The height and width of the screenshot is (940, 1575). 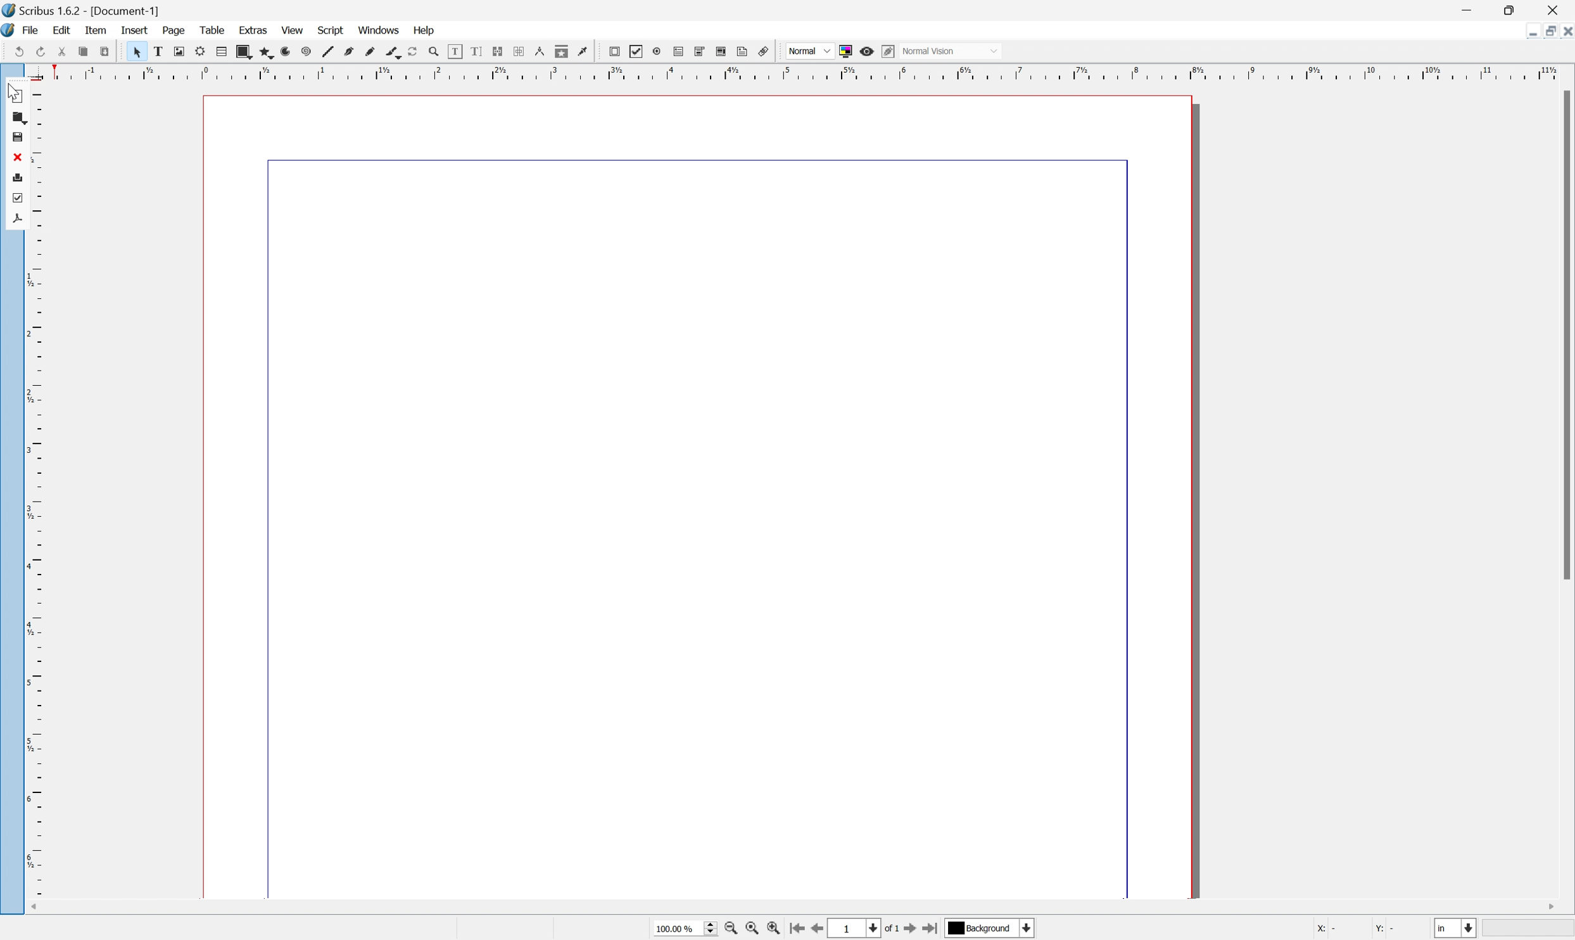 What do you see at coordinates (930, 930) in the screenshot?
I see `go to last page` at bounding box center [930, 930].